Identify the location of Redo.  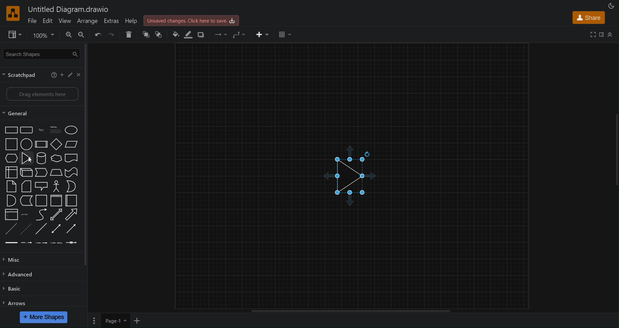
(111, 35).